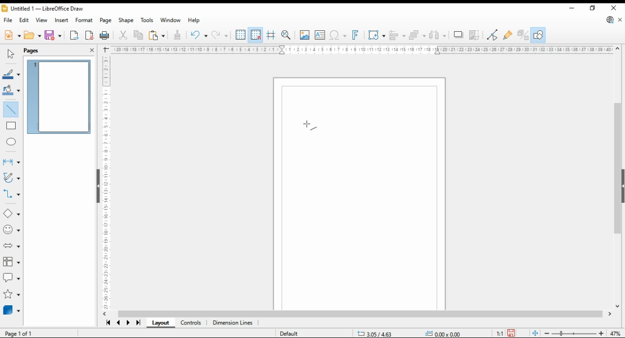  What do you see at coordinates (13, 111) in the screenshot?
I see `insert line` at bounding box center [13, 111].